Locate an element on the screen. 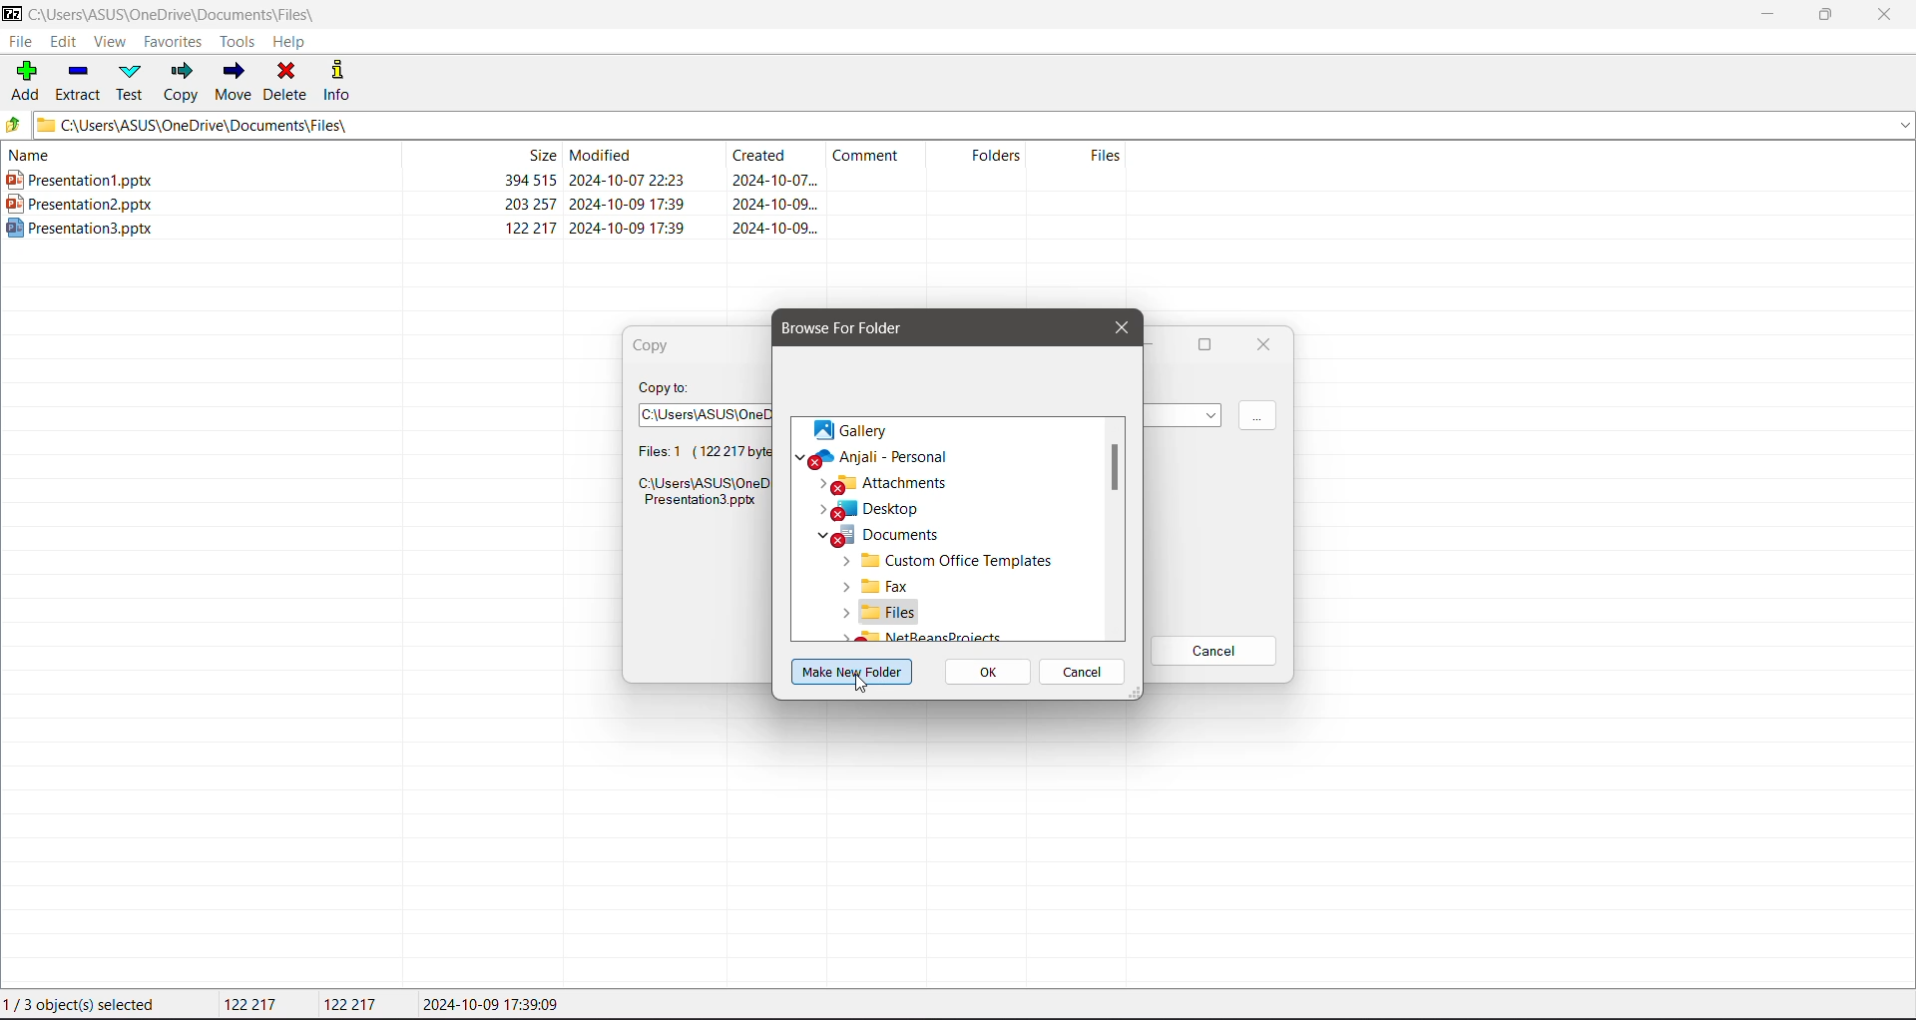 The image size is (1916, 1020). Selected File Source Path is located at coordinates (700, 495).